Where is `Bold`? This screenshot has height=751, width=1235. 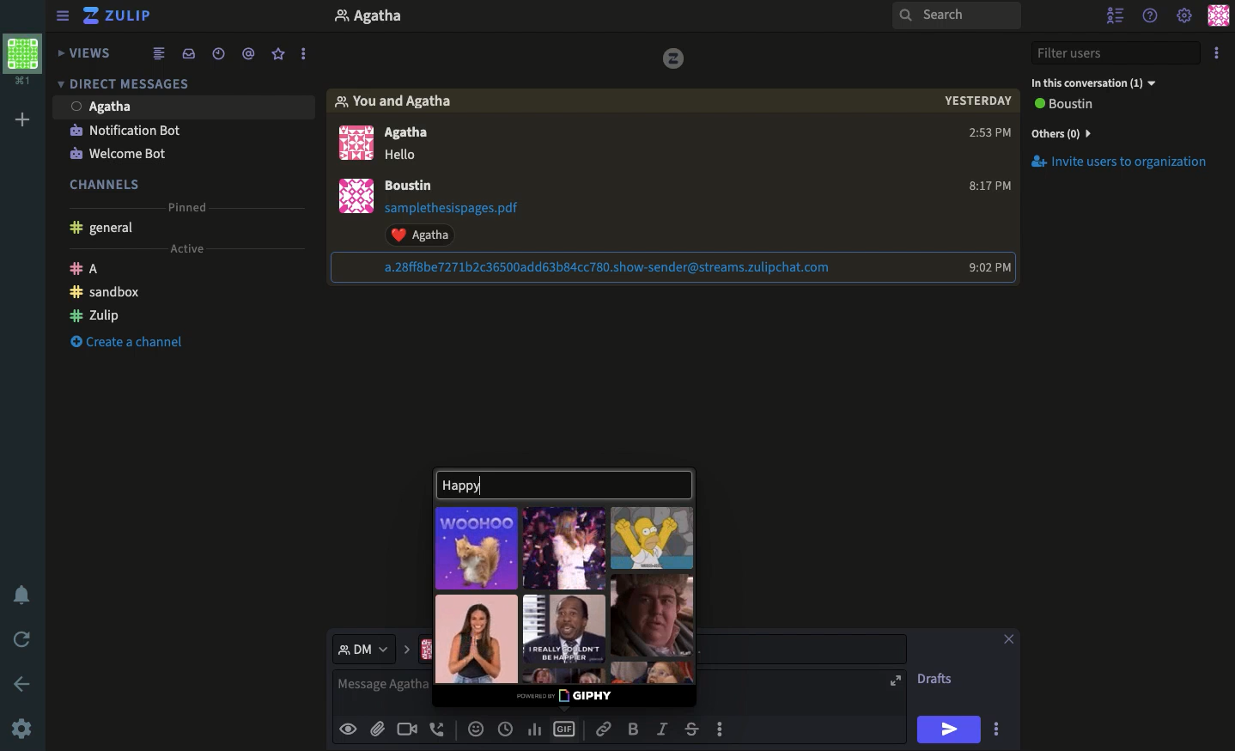 Bold is located at coordinates (634, 728).